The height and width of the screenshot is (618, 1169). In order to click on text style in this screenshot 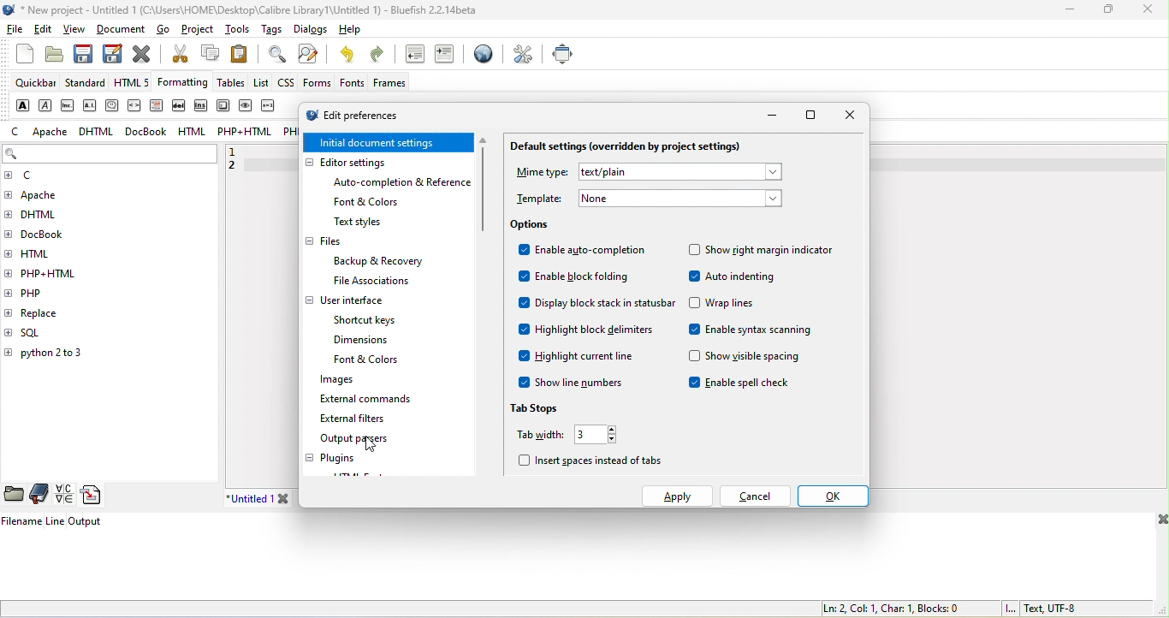, I will do `click(359, 223)`.